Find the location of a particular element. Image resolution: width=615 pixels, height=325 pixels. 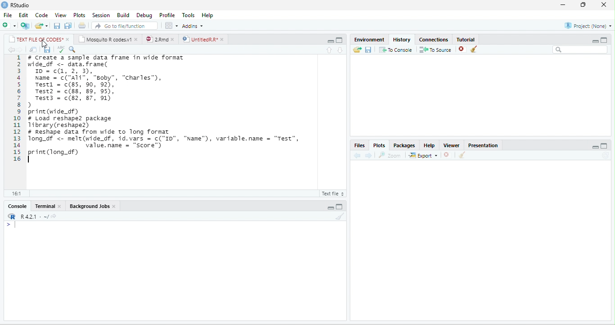

Terminal is located at coordinates (44, 206).